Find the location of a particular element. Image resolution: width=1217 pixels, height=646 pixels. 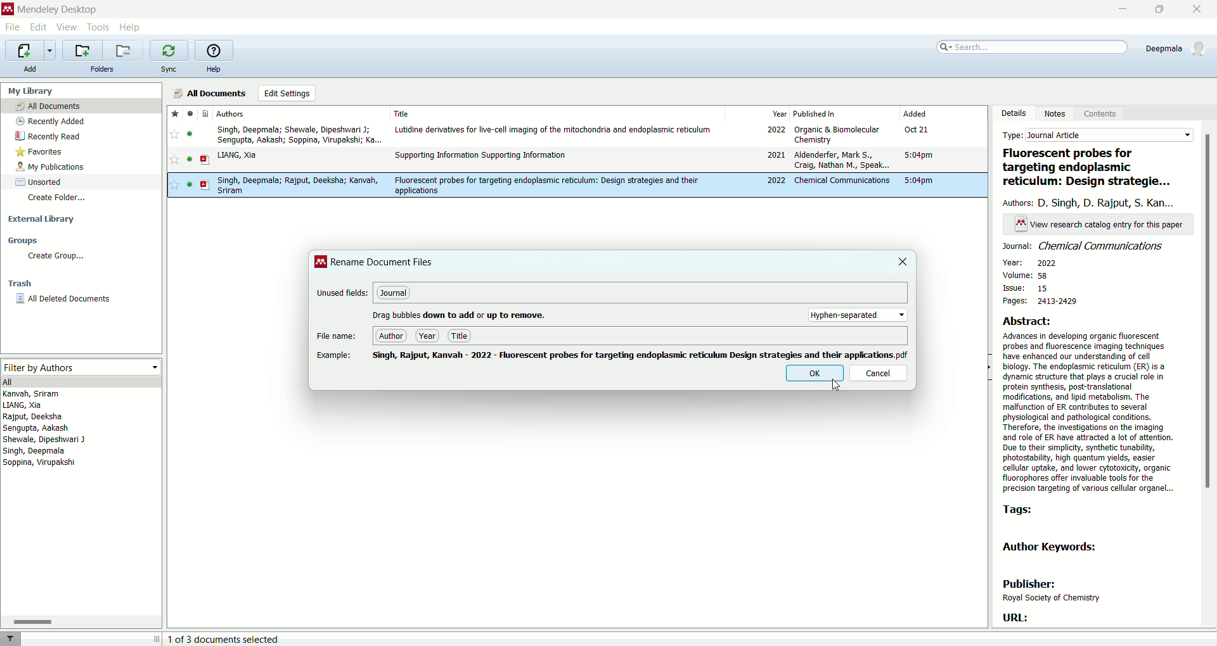

file is located at coordinates (13, 27).